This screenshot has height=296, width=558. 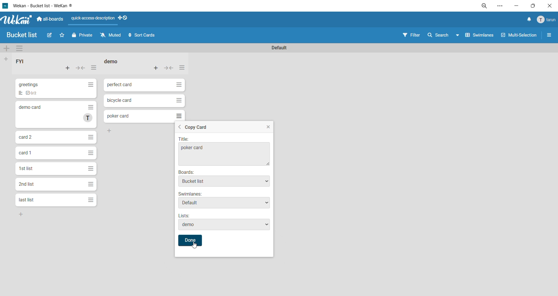 What do you see at coordinates (25, 137) in the screenshot?
I see `card 2` at bounding box center [25, 137].